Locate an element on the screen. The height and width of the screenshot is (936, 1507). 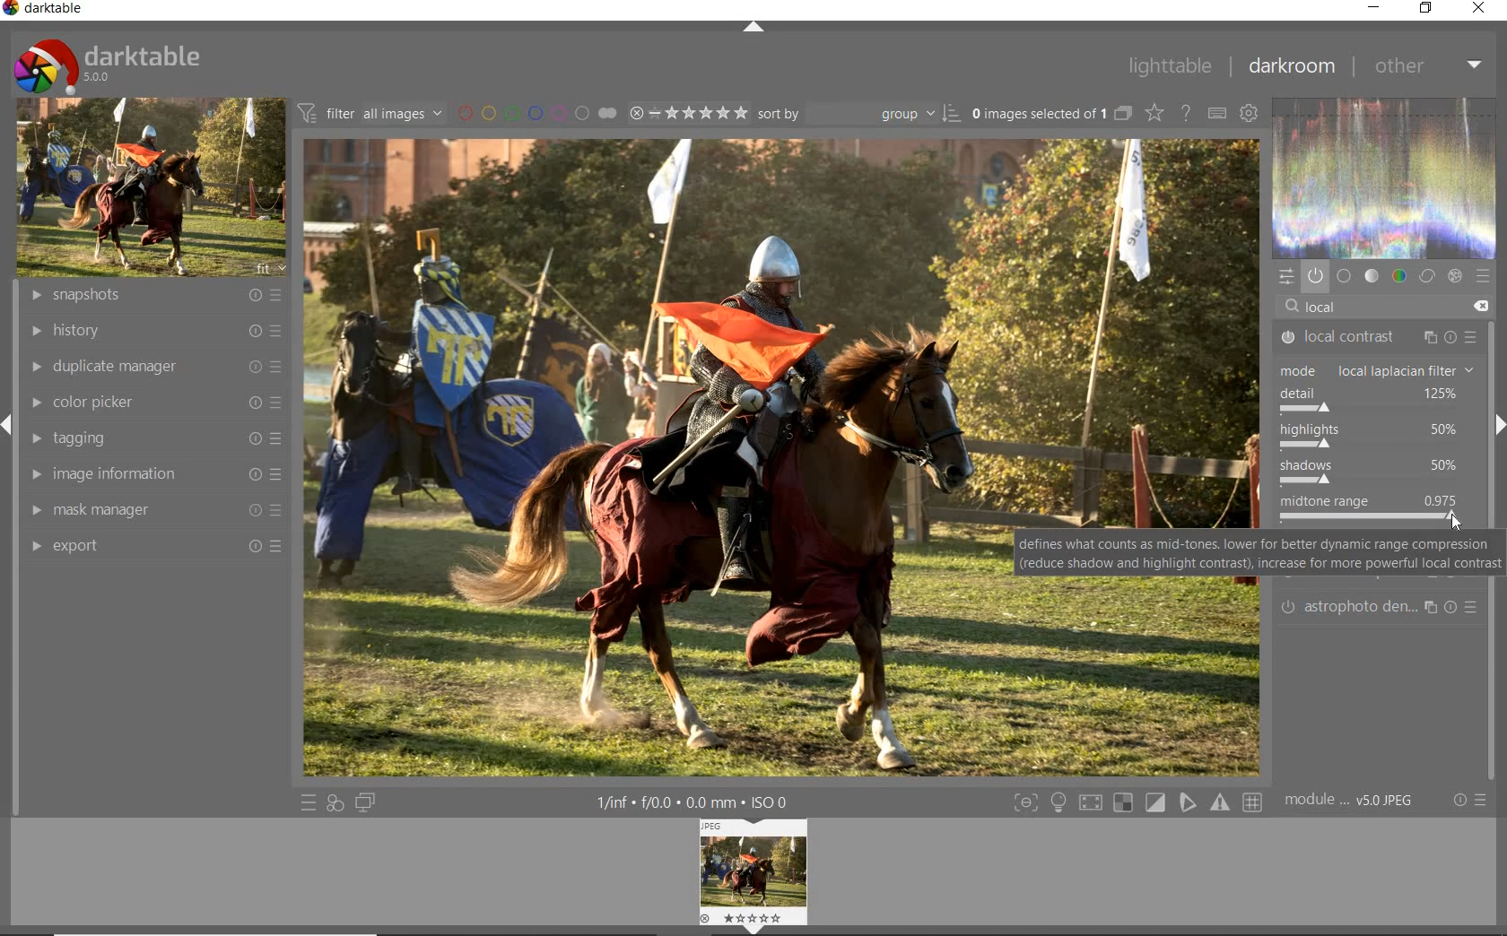
minimize is located at coordinates (1376, 9).